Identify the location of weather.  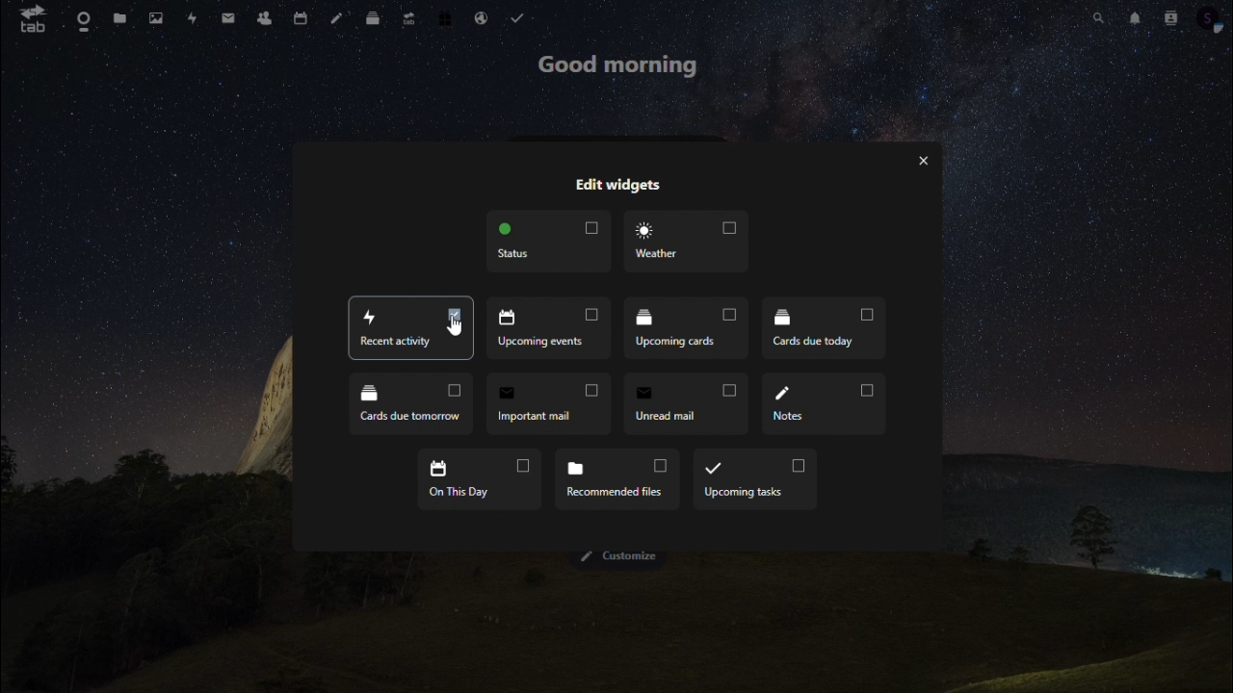
(690, 246).